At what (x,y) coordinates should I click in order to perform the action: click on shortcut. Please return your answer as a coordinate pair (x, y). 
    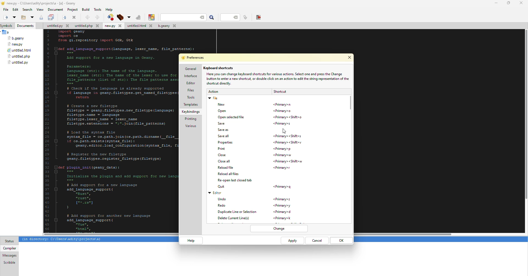
    Looking at the image, I should click on (283, 155).